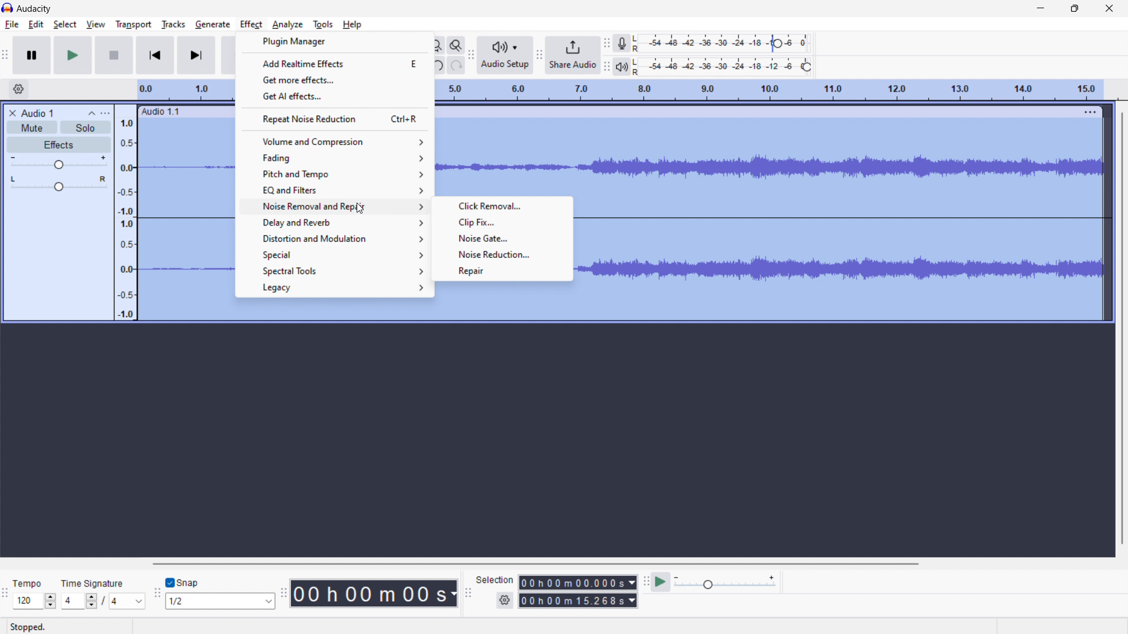 The height and width of the screenshot is (634, 1128). What do you see at coordinates (90, 113) in the screenshot?
I see `collapse` at bounding box center [90, 113].